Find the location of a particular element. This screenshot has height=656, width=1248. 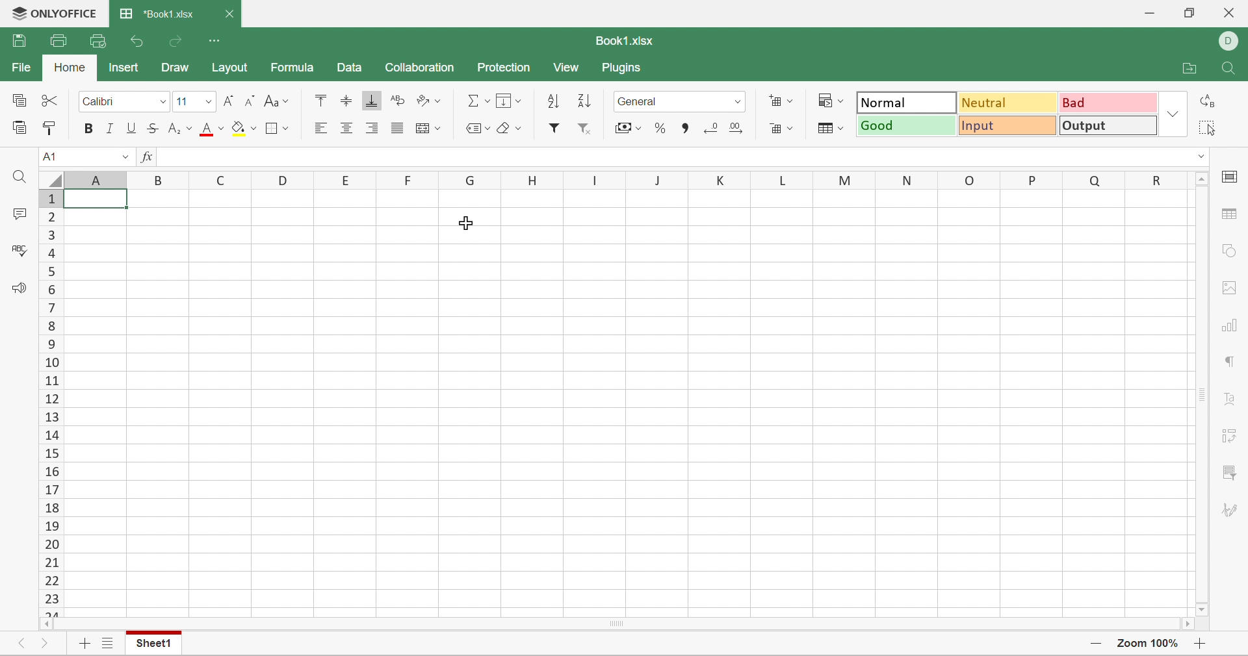

Open file location is located at coordinates (1188, 68).